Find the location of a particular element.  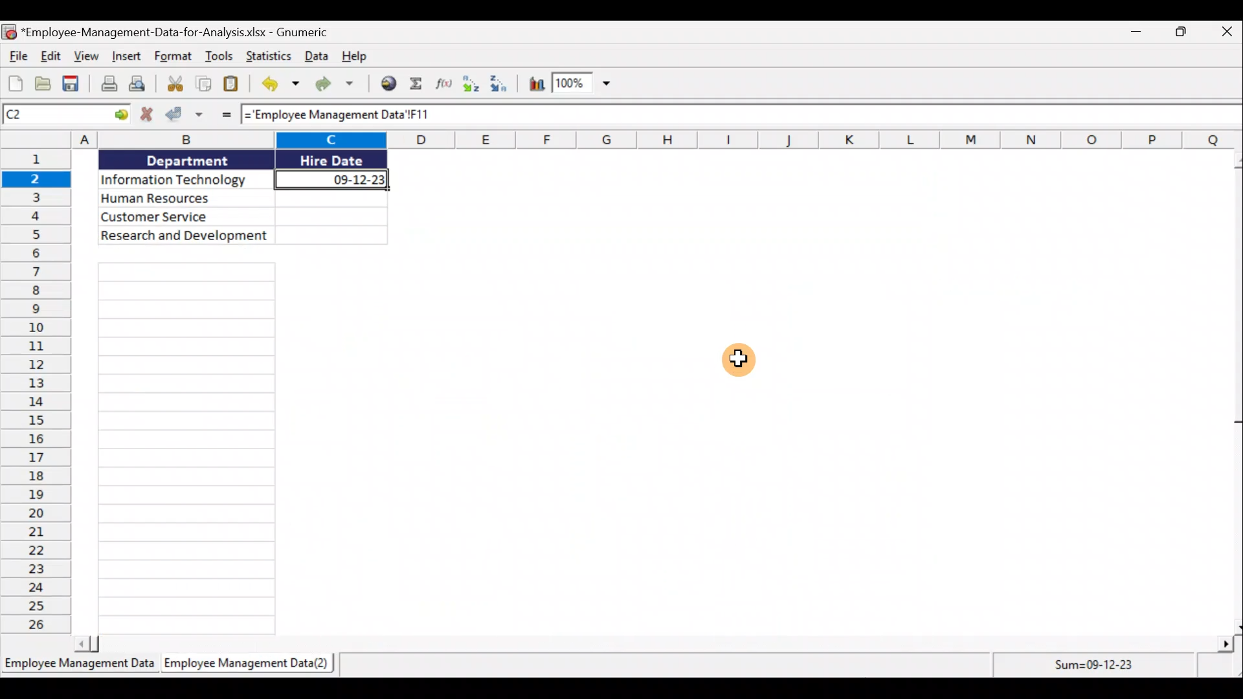

File is located at coordinates (15, 56).